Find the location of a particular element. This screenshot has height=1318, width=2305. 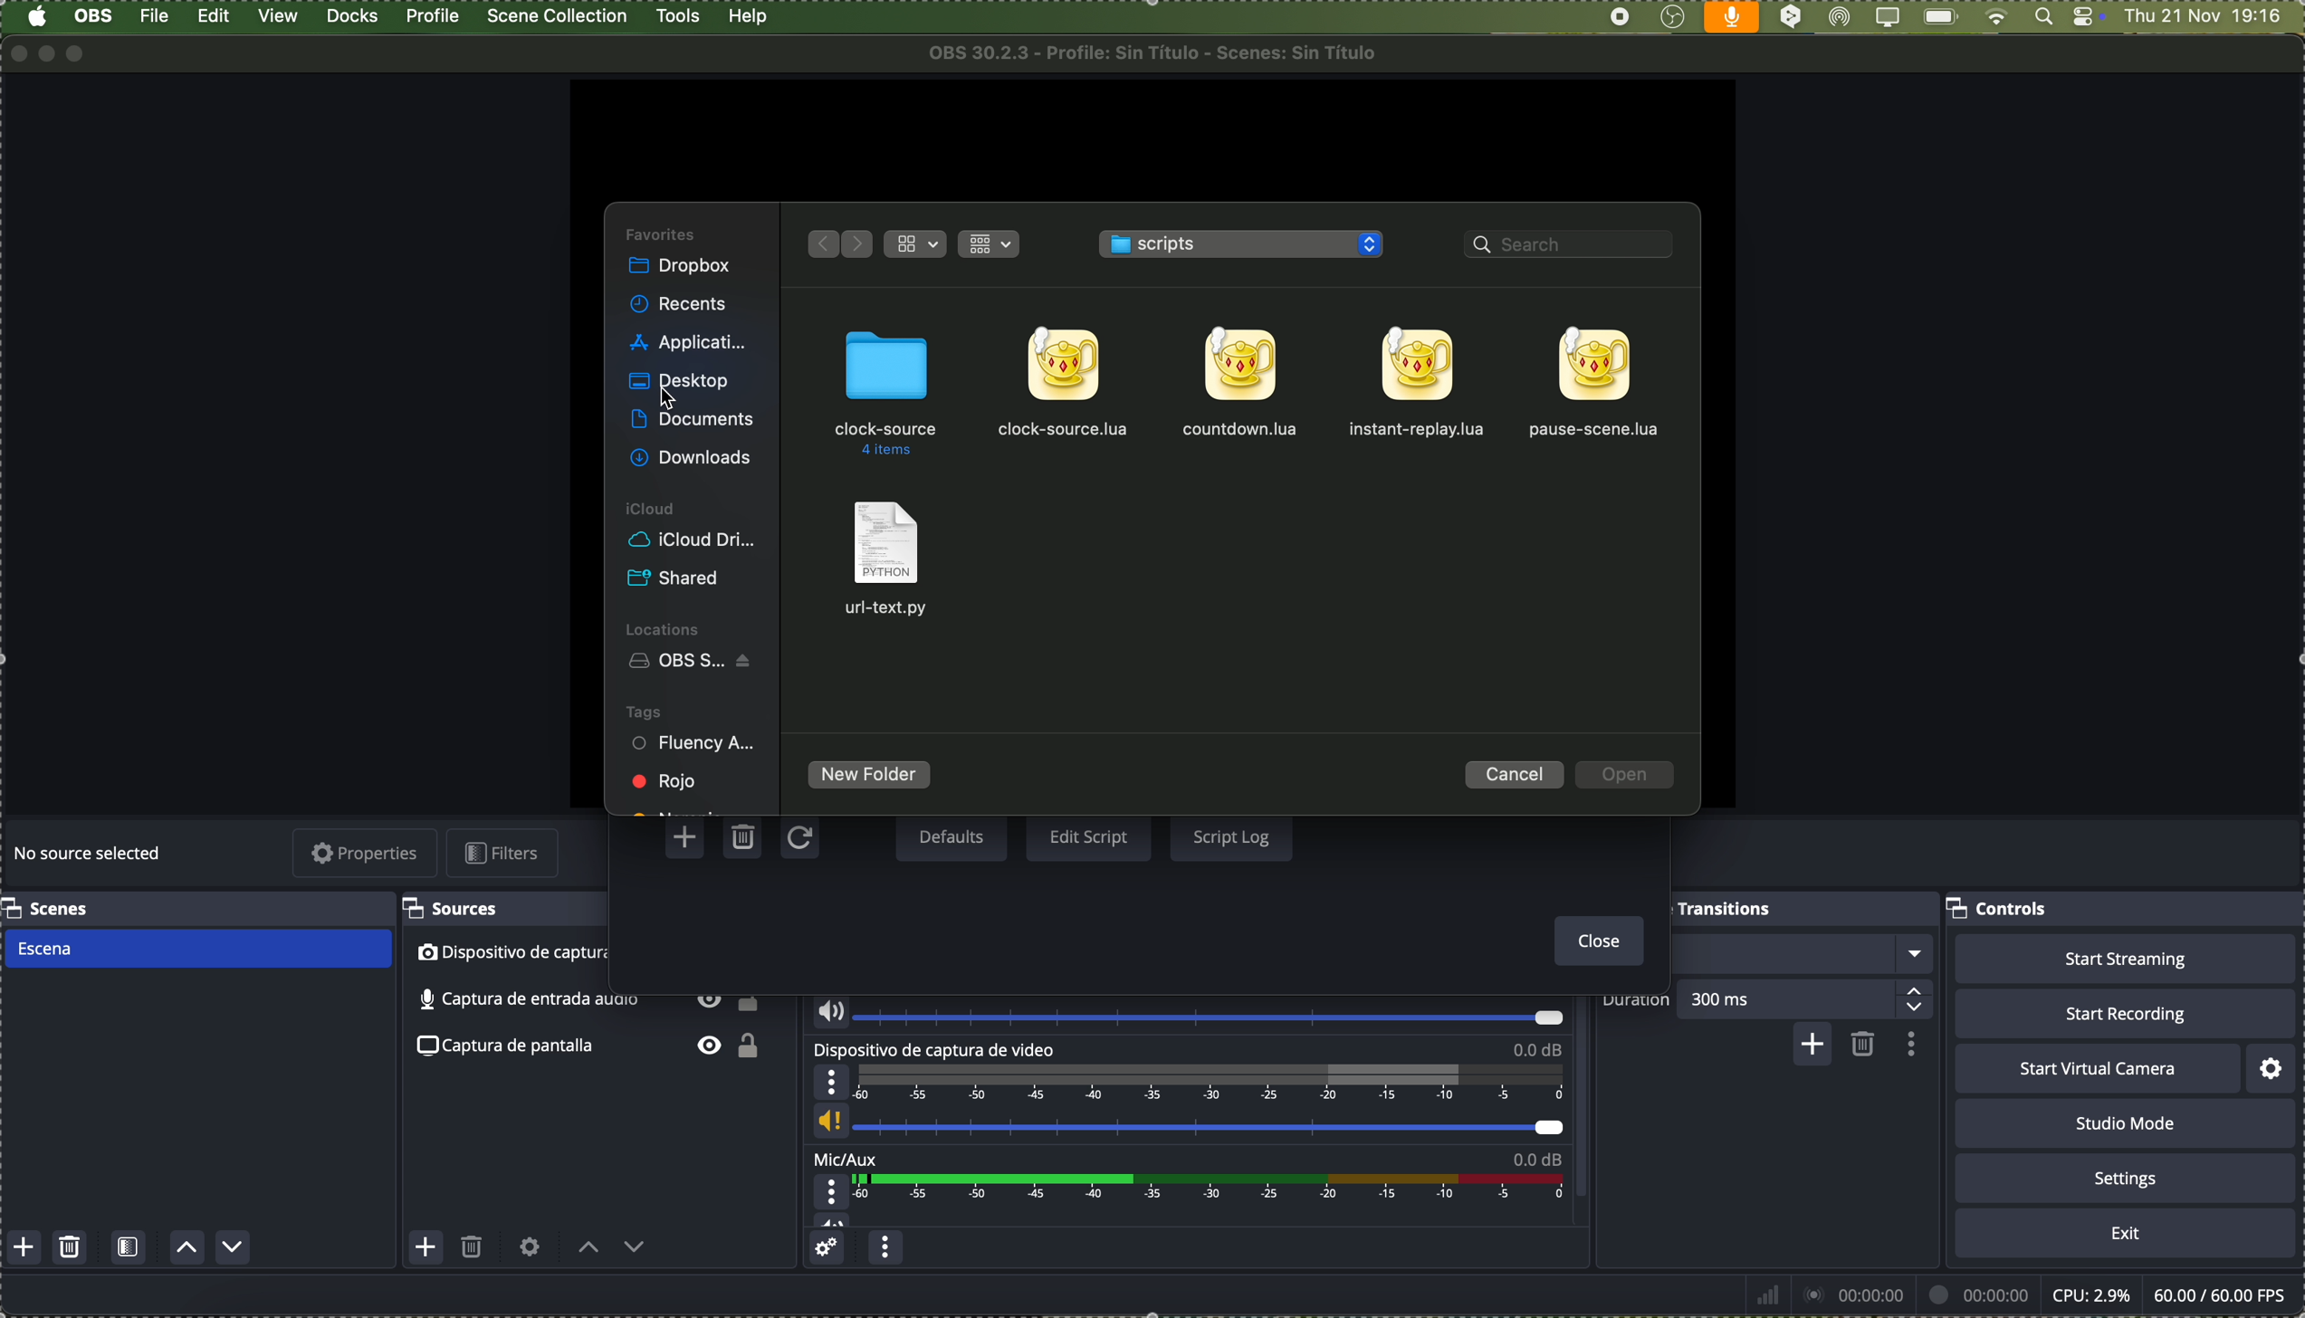

shared is located at coordinates (678, 579).